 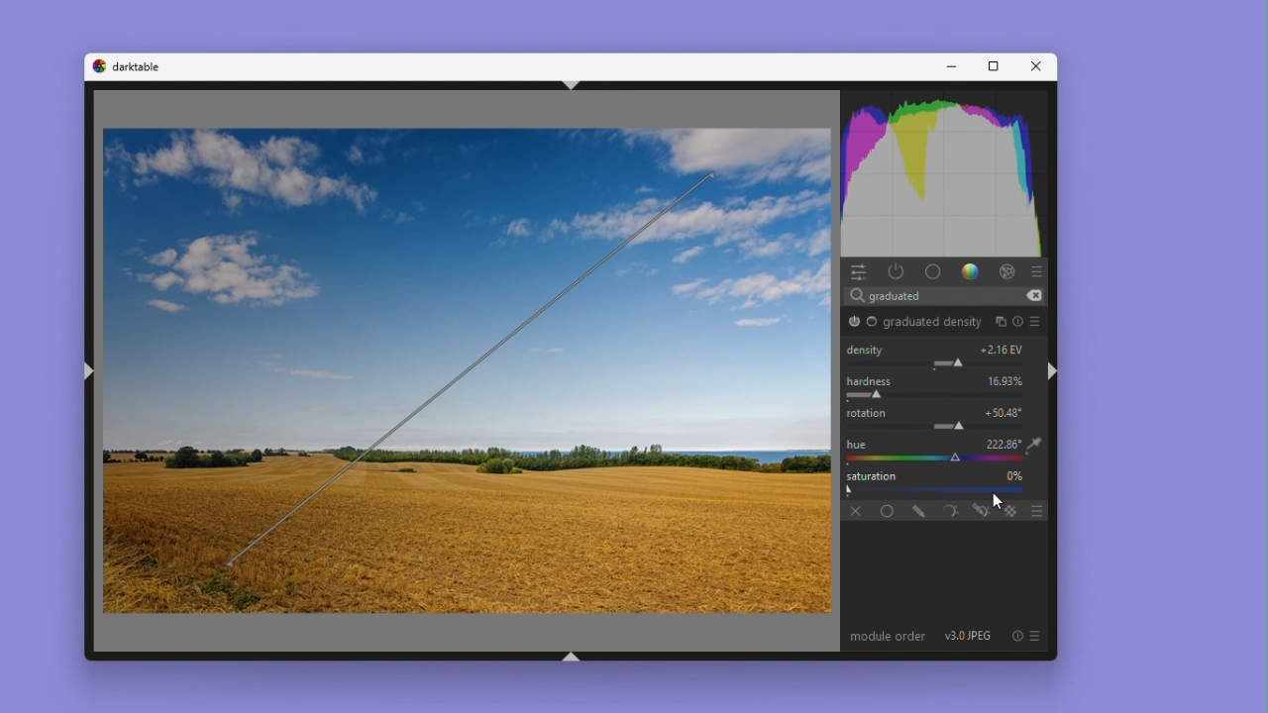 What do you see at coordinates (970, 637) in the screenshot?
I see `v3.0 JPEG` at bounding box center [970, 637].